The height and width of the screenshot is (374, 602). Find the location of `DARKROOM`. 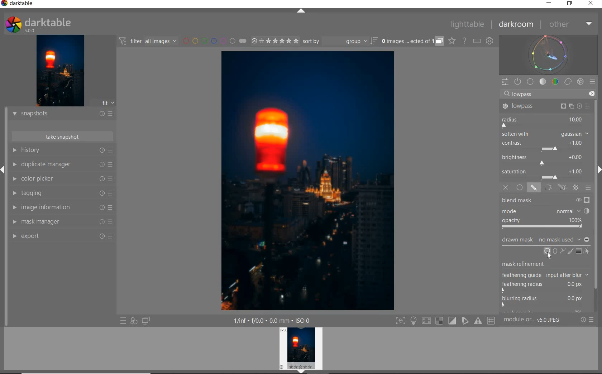

DARKROOM is located at coordinates (517, 25).